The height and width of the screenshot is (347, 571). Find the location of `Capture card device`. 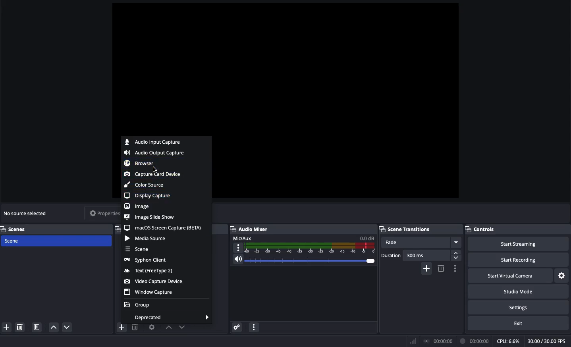

Capture card device is located at coordinates (152, 174).